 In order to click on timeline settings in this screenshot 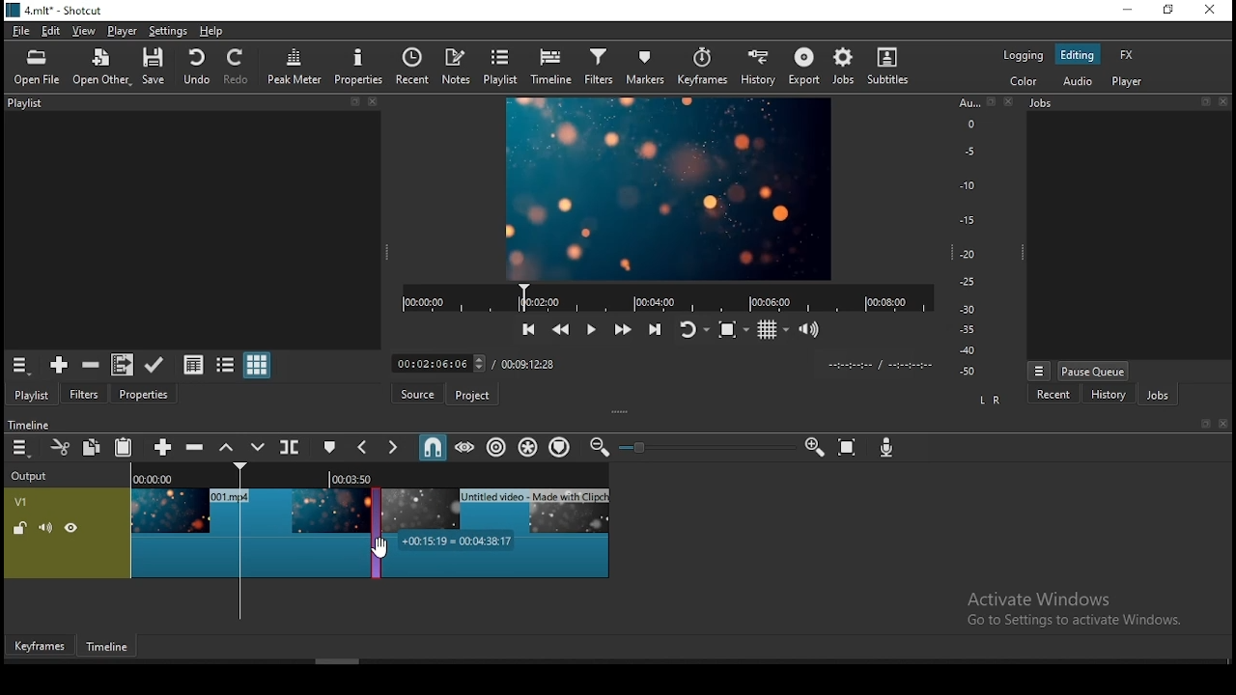, I will do `click(19, 449)`.